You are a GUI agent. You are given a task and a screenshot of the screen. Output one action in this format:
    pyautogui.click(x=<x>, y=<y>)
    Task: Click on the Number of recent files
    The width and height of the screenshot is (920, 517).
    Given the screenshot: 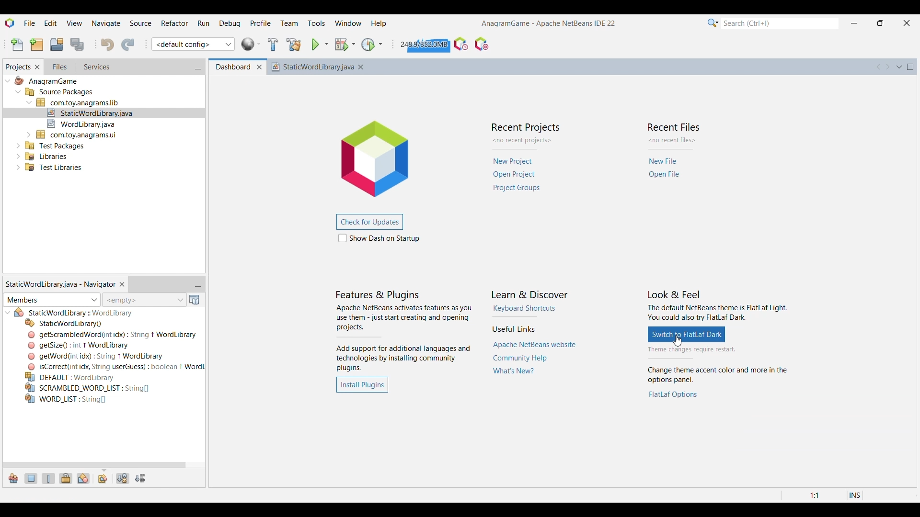 What is the action you would take?
    pyautogui.click(x=673, y=140)
    